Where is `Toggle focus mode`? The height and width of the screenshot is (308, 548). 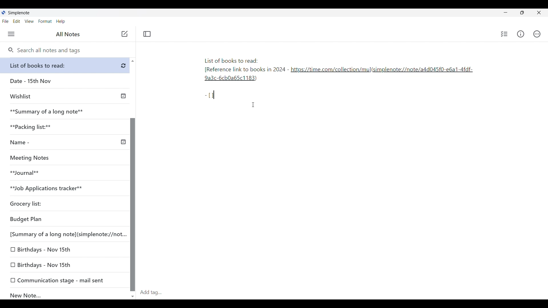
Toggle focus mode is located at coordinates (147, 34).